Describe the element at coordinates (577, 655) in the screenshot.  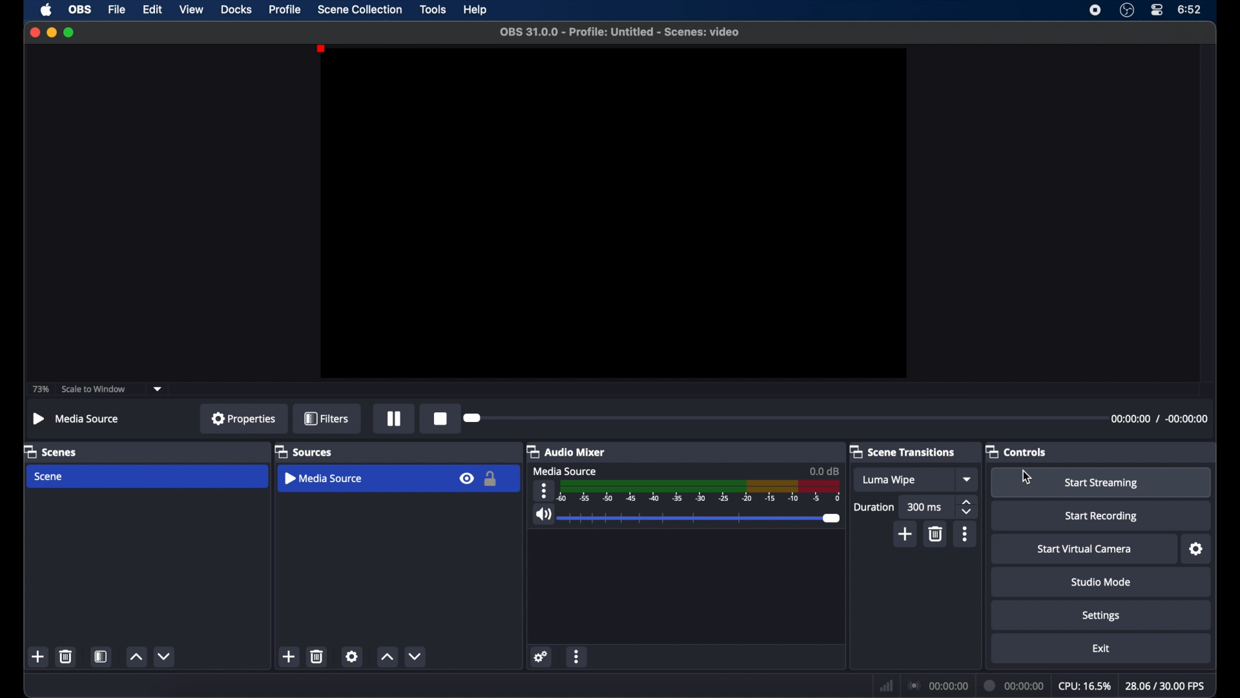
I see `more options` at that location.